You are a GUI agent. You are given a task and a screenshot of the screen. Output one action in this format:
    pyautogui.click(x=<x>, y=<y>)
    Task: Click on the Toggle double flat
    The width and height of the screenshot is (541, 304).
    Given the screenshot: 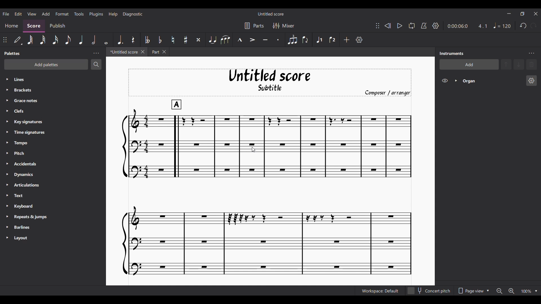 What is the action you would take?
    pyautogui.click(x=147, y=40)
    